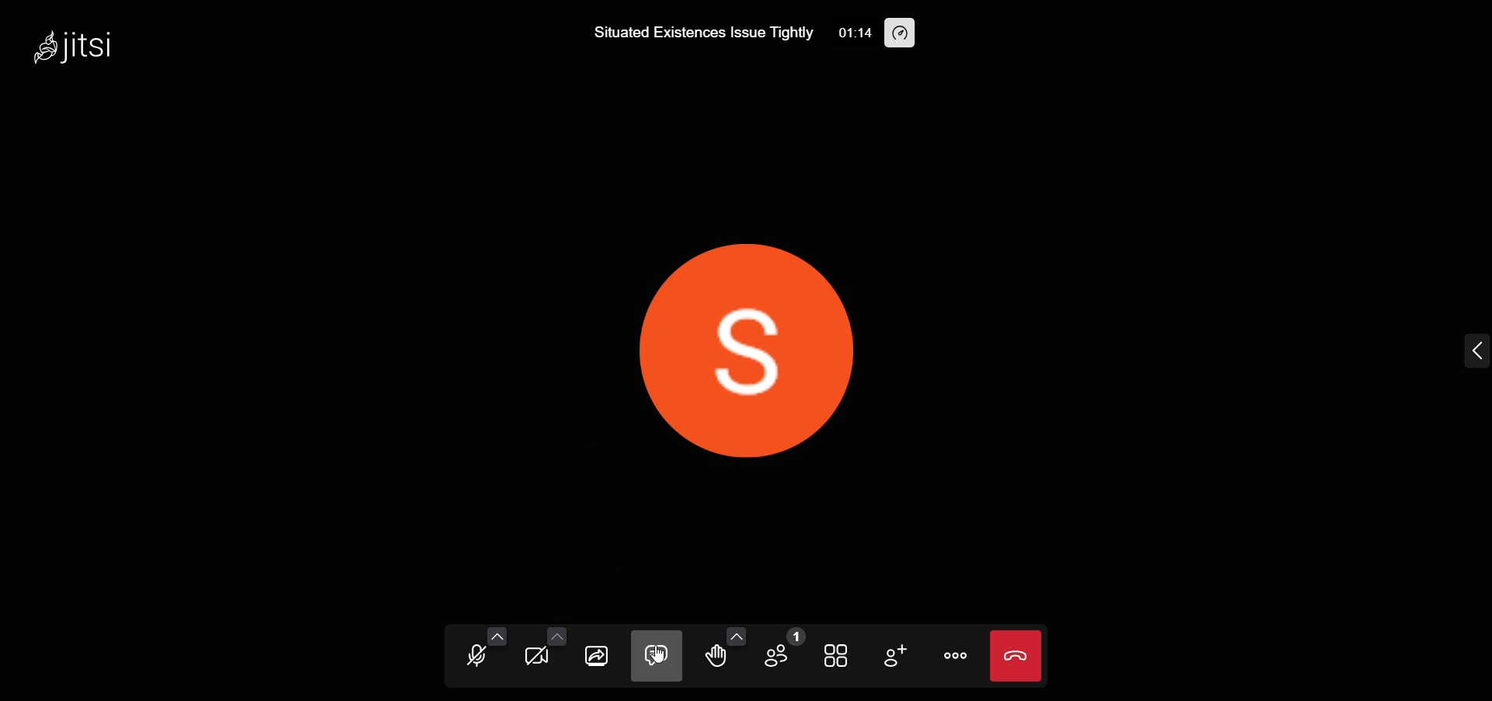 Image resolution: width=1492 pixels, height=701 pixels. Describe the element at coordinates (496, 636) in the screenshot. I see `more audio option` at that location.